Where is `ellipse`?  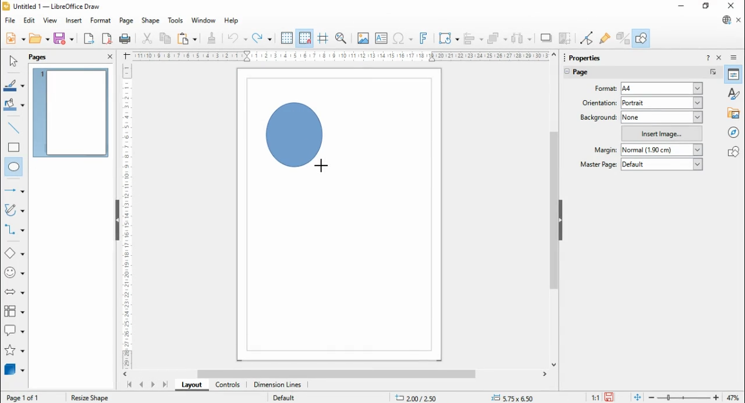
ellipse is located at coordinates (15, 168).